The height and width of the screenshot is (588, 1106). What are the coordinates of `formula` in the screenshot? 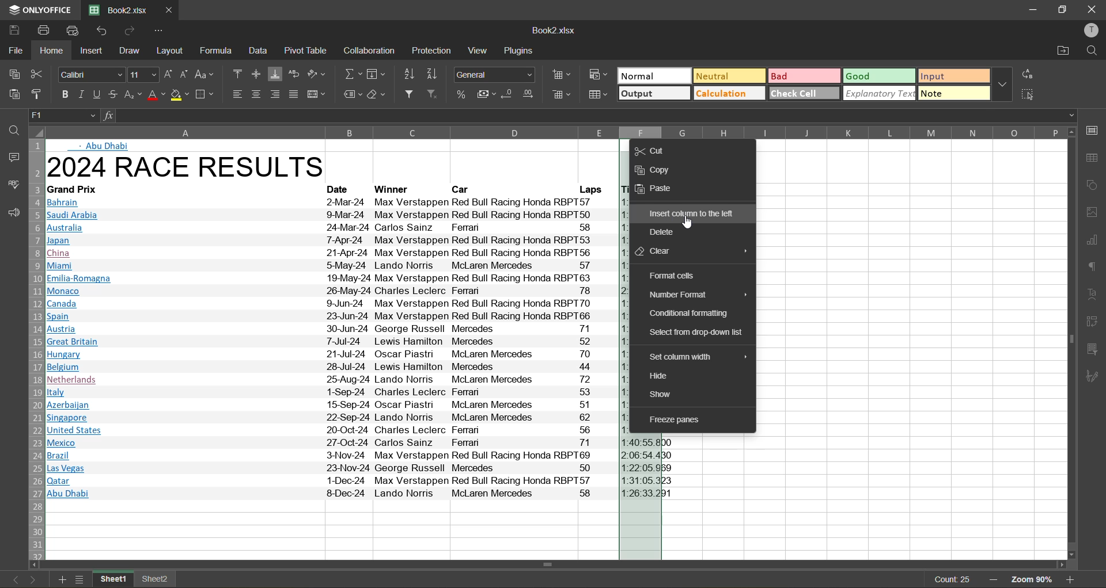 It's located at (217, 51).